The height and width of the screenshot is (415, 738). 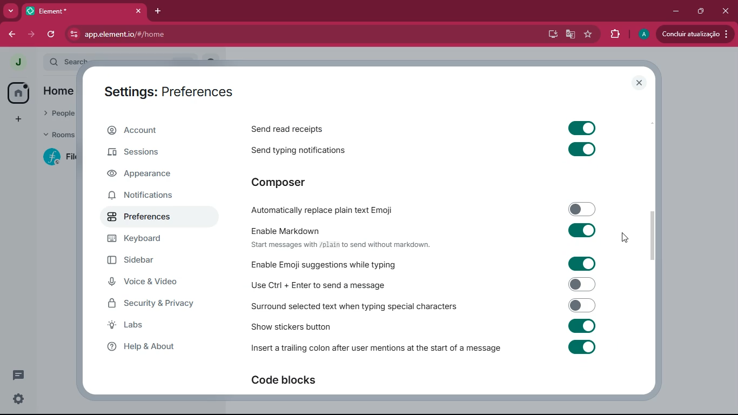 What do you see at coordinates (578, 304) in the screenshot?
I see `toggle on or off` at bounding box center [578, 304].